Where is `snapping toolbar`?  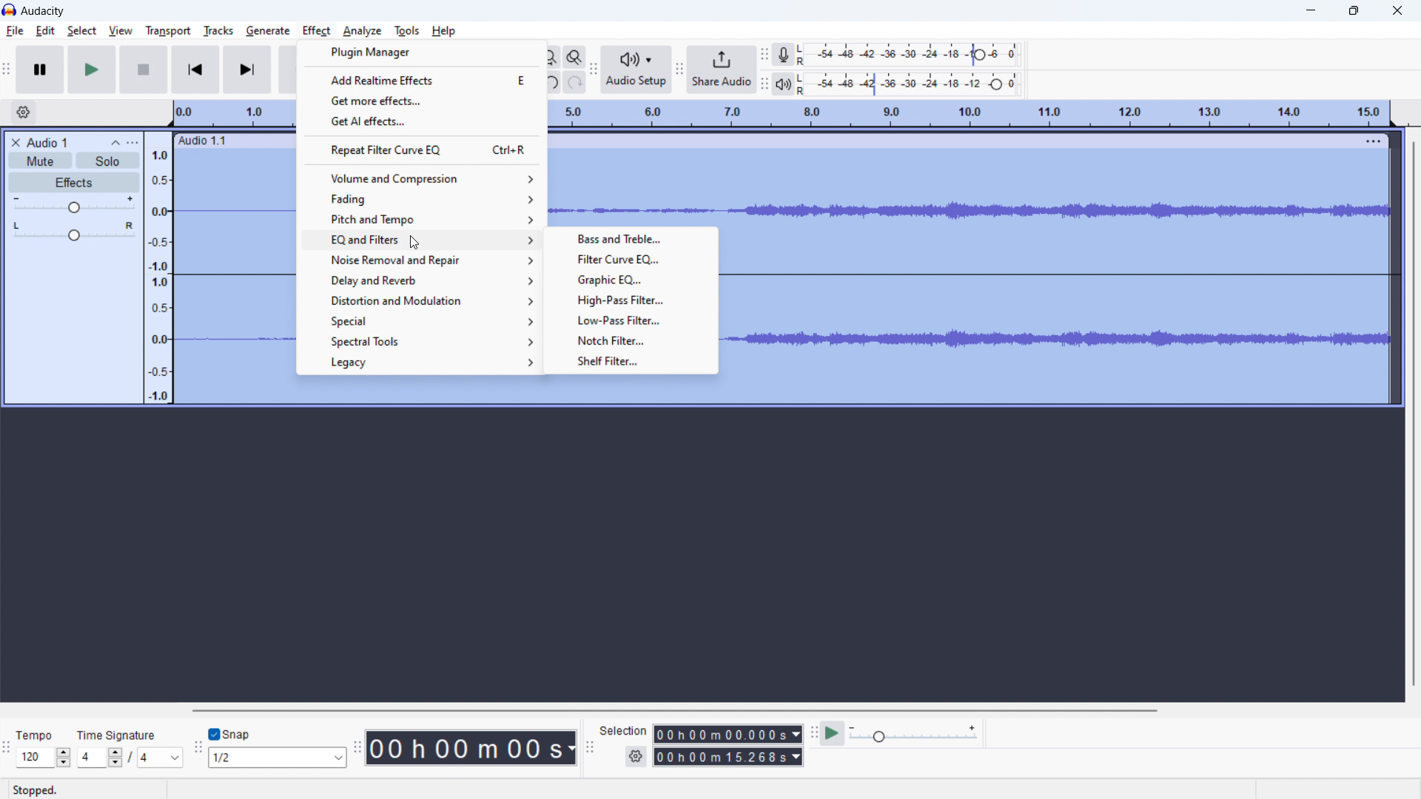
snapping toolbar is located at coordinates (198, 746).